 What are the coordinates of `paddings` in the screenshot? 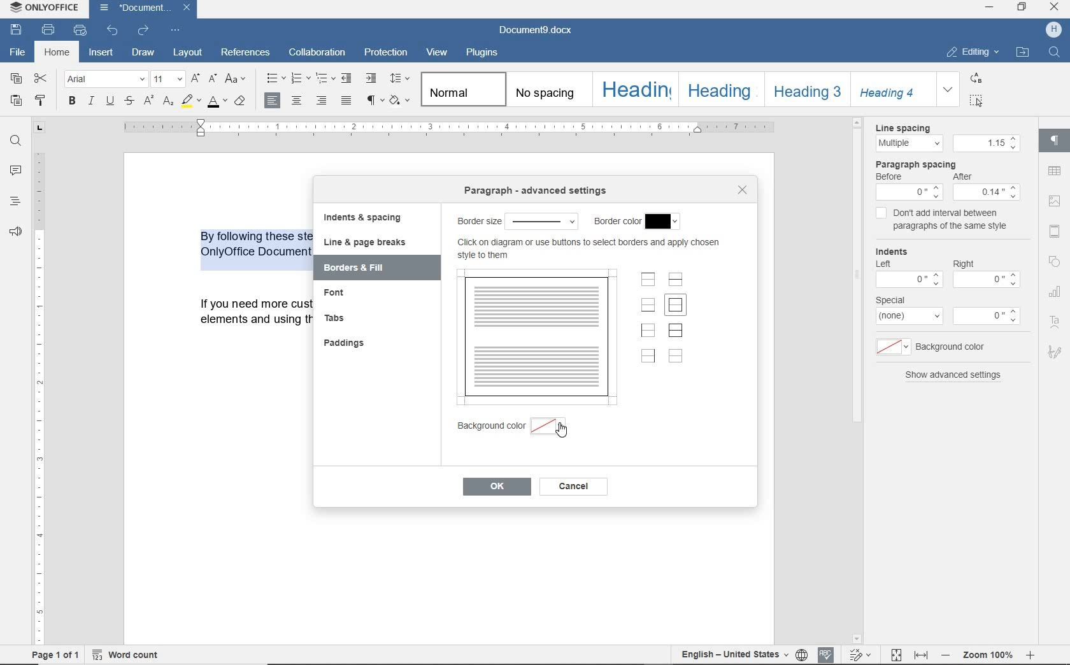 It's located at (348, 343).